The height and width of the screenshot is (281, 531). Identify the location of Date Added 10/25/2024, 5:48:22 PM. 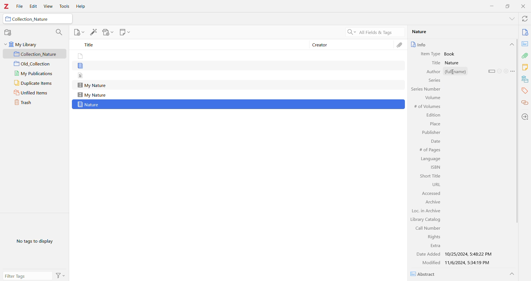
(454, 254).